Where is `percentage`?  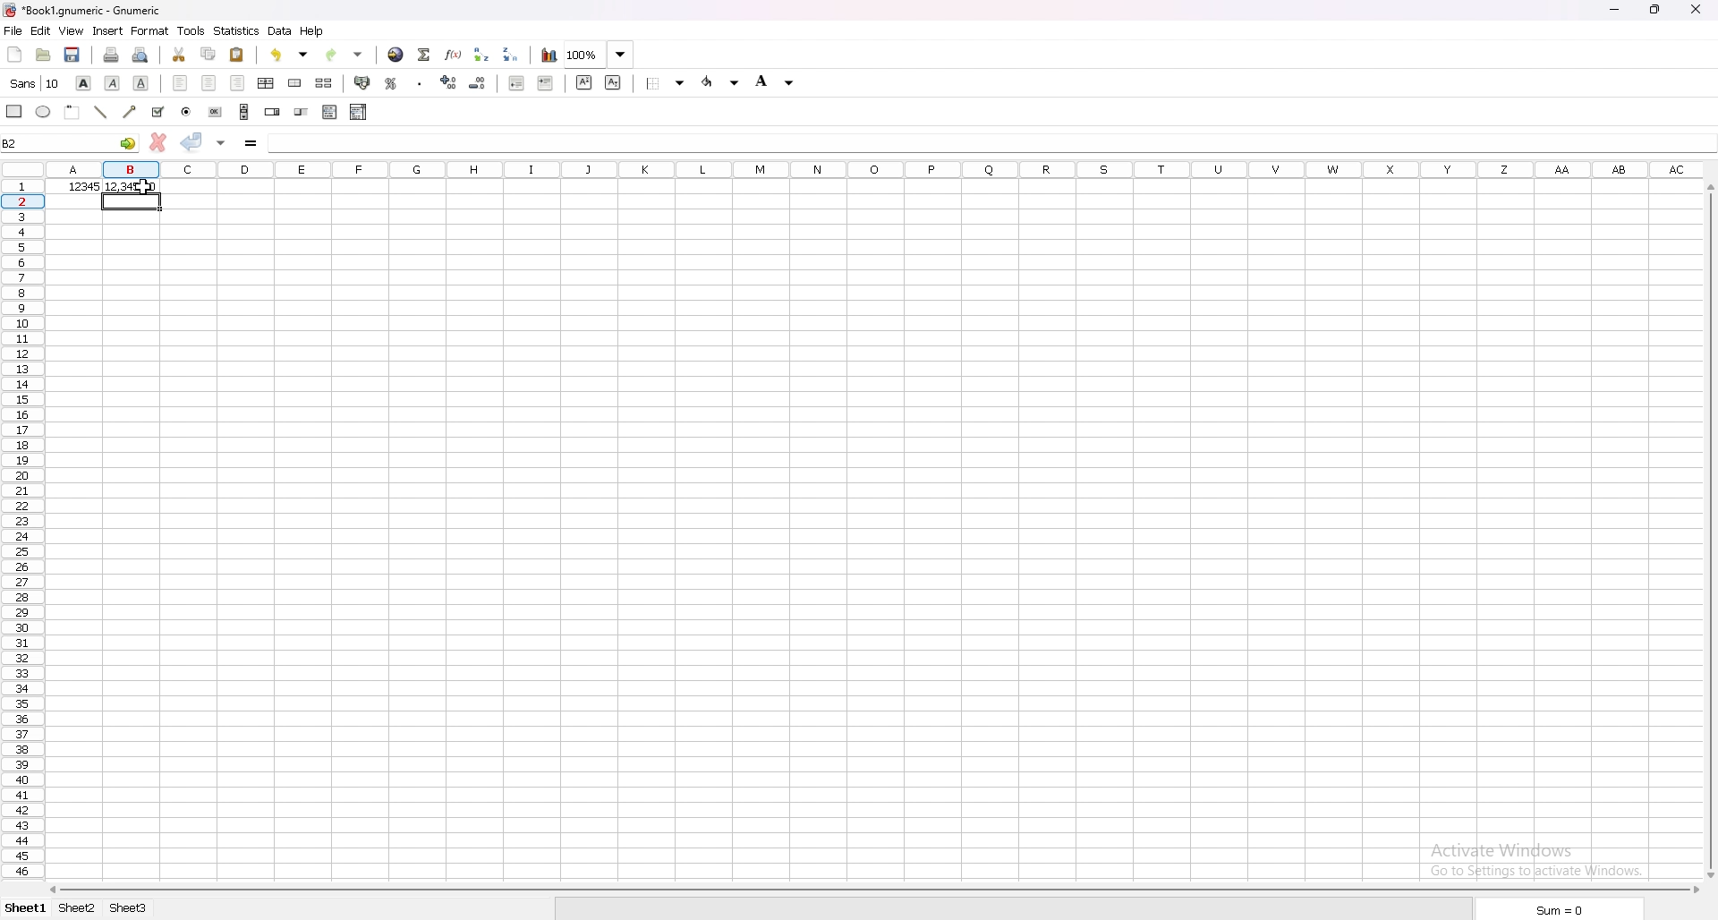 percentage is located at coordinates (391, 82).